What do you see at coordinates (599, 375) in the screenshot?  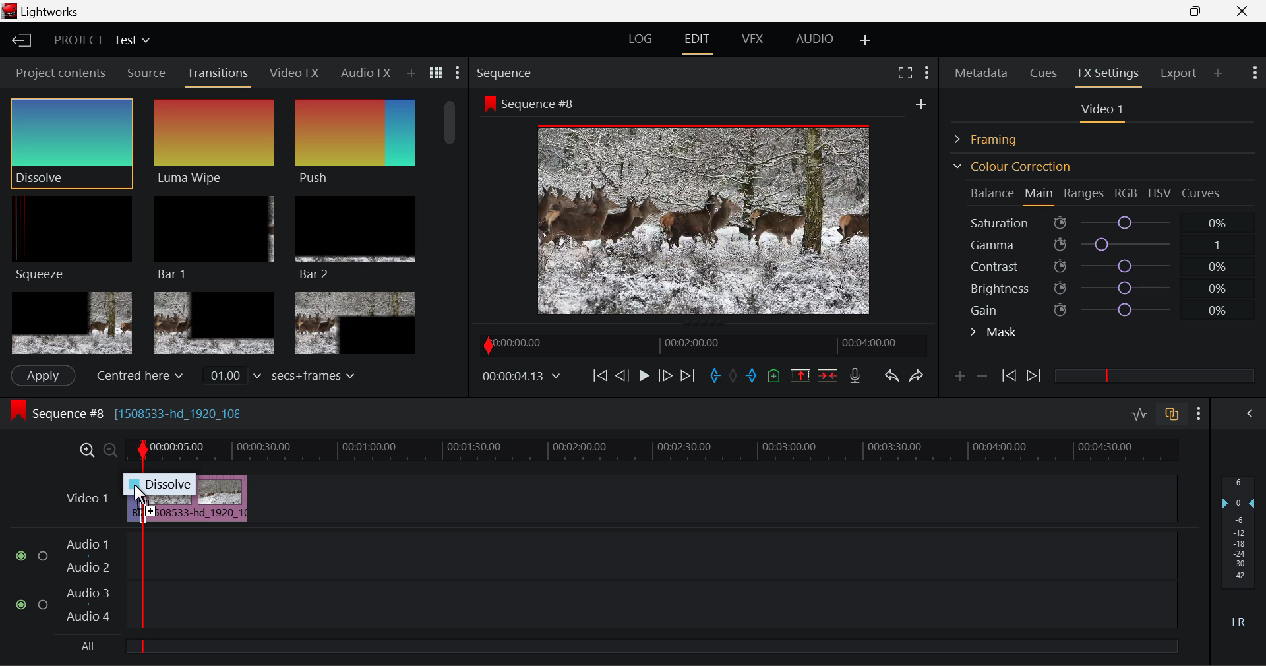 I see `To Start` at bounding box center [599, 375].